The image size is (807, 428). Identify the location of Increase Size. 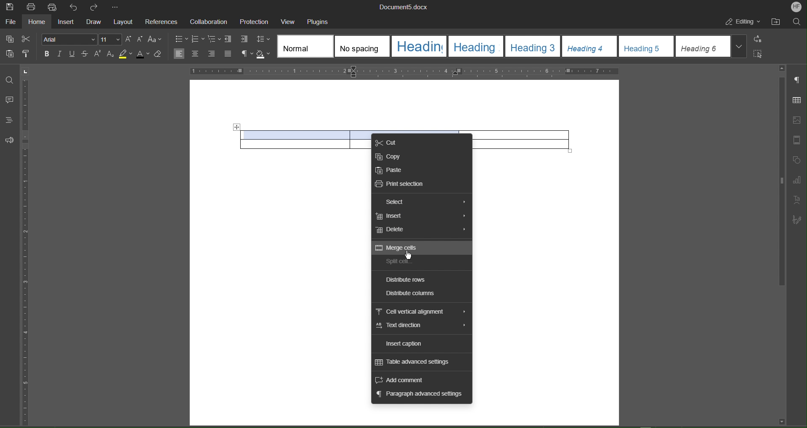
(128, 40).